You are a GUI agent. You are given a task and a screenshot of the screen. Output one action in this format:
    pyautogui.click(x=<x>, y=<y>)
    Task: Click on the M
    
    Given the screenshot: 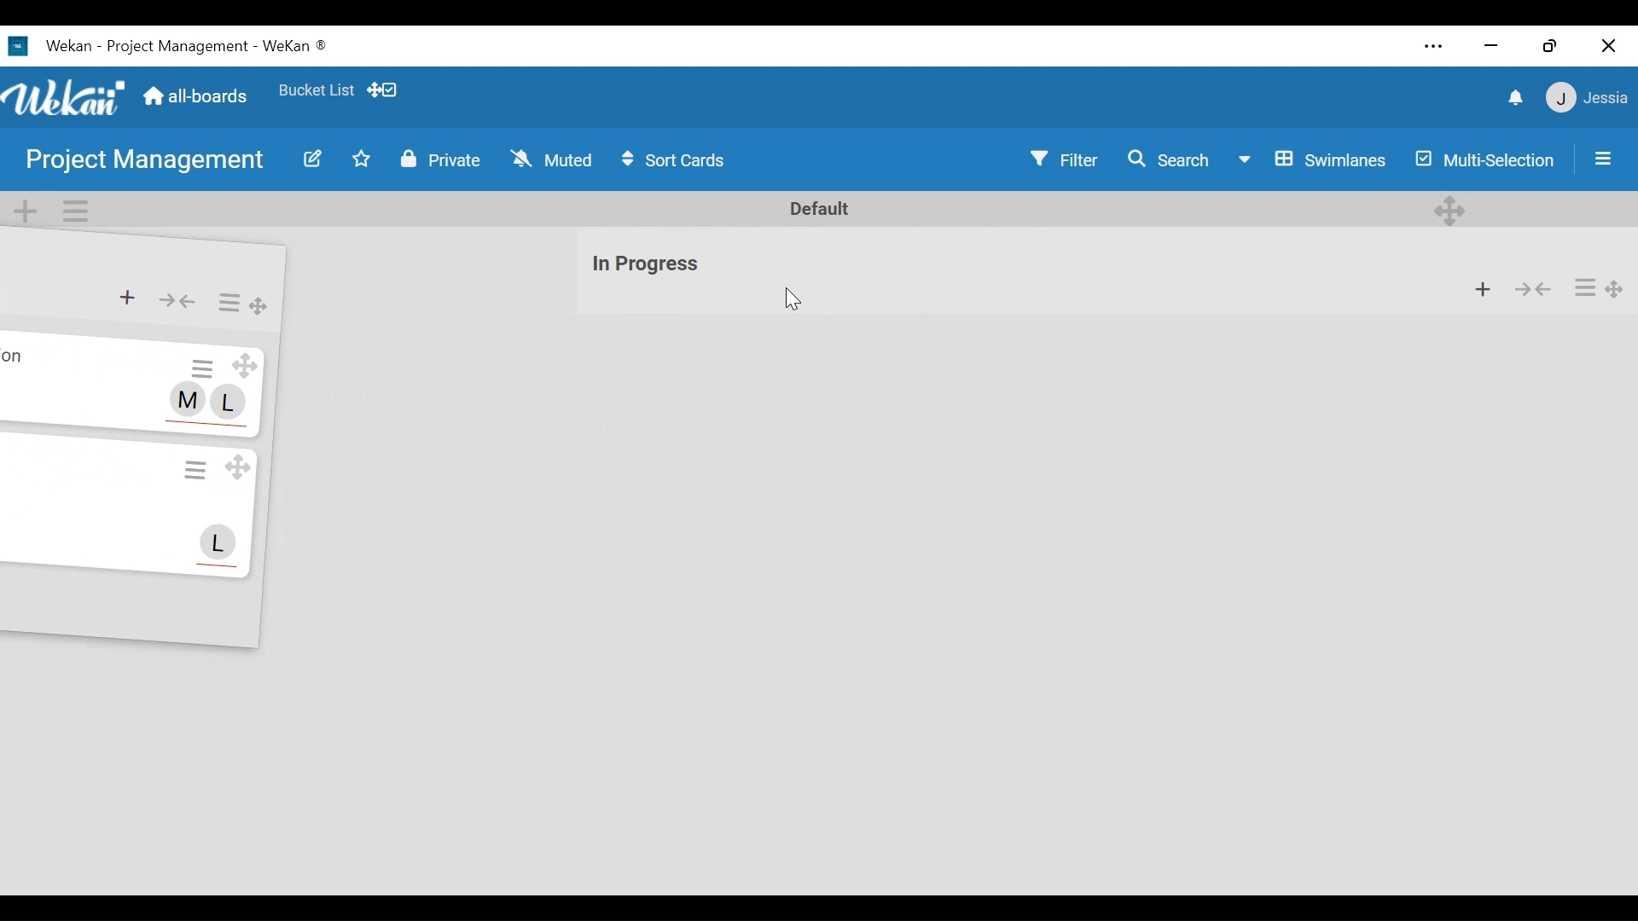 What is the action you would take?
    pyautogui.click(x=187, y=399)
    